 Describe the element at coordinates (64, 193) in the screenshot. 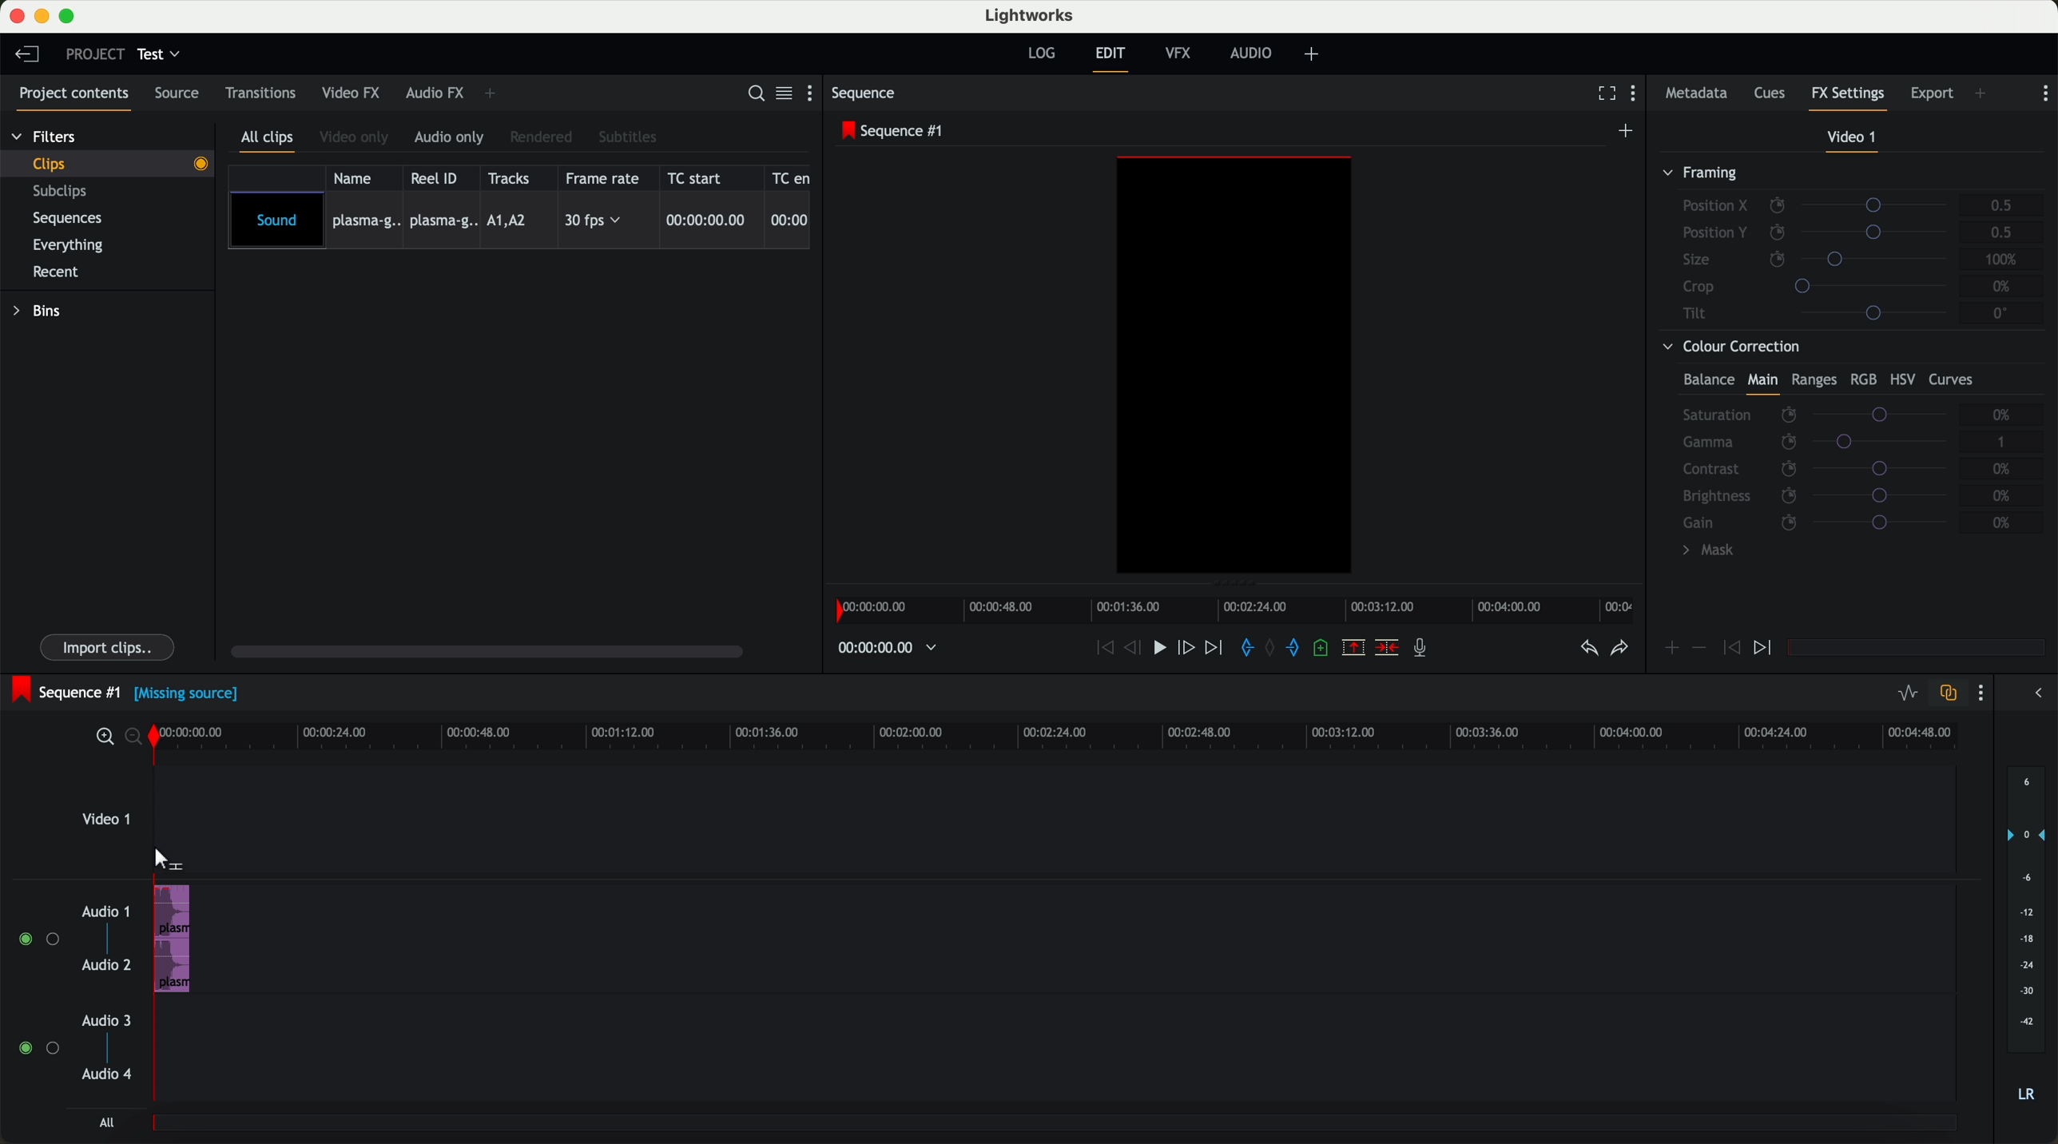

I see `subclips` at that location.